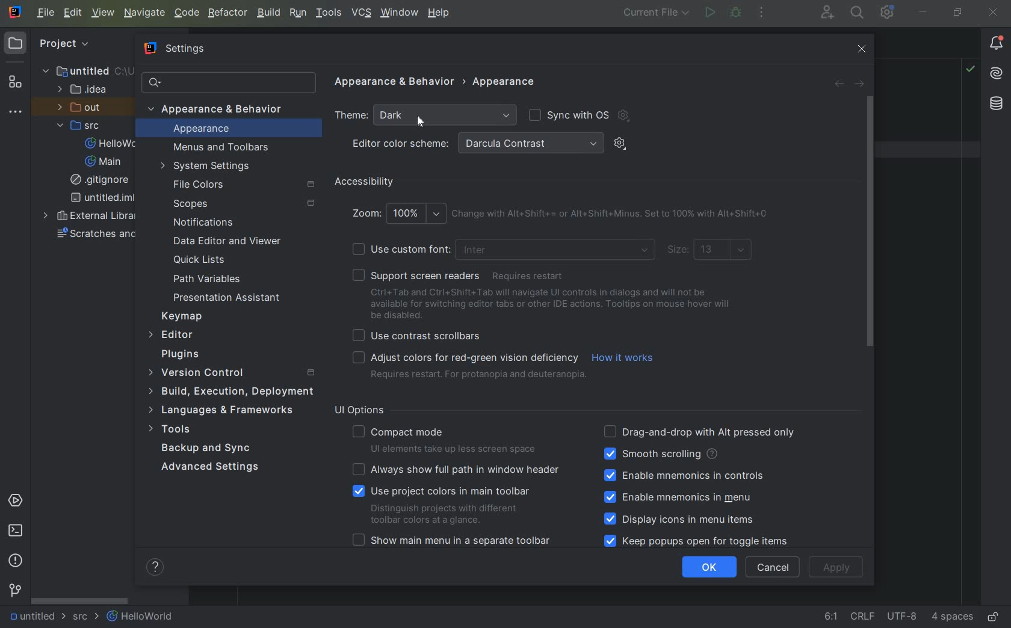 The height and width of the screenshot is (628, 1011). Describe the element at coordinates (996, 615) in the screenshot. I see `edit or read only mode` at that location.